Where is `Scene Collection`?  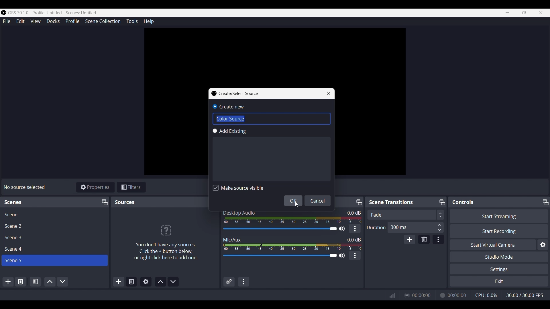 Scene Collection is located at coordinates (103, 21).